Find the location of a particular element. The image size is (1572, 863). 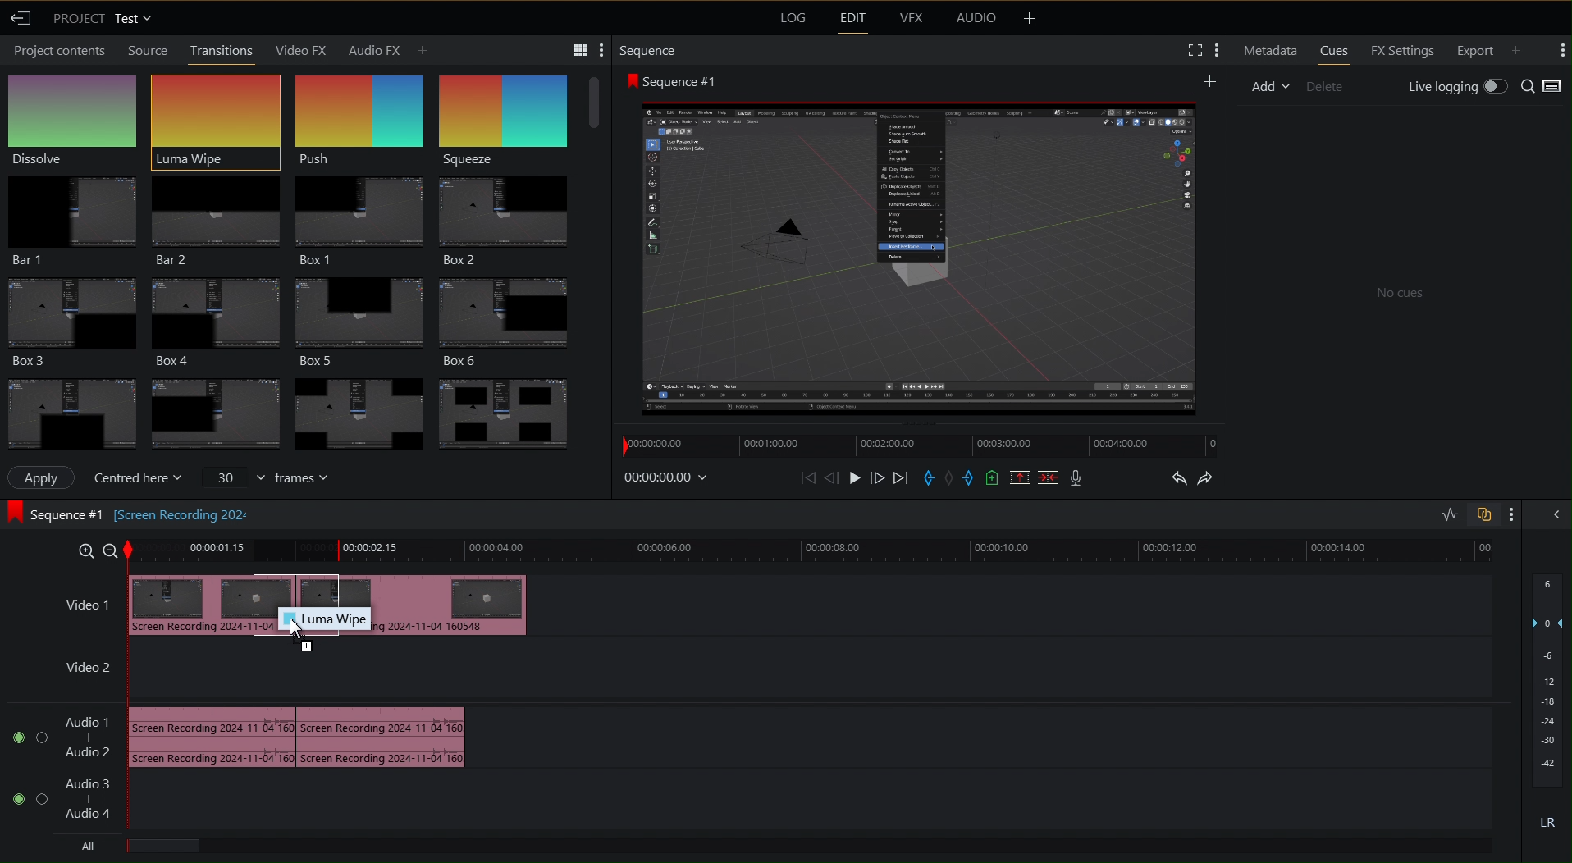

Centered here is located at coordinates (138, 477).